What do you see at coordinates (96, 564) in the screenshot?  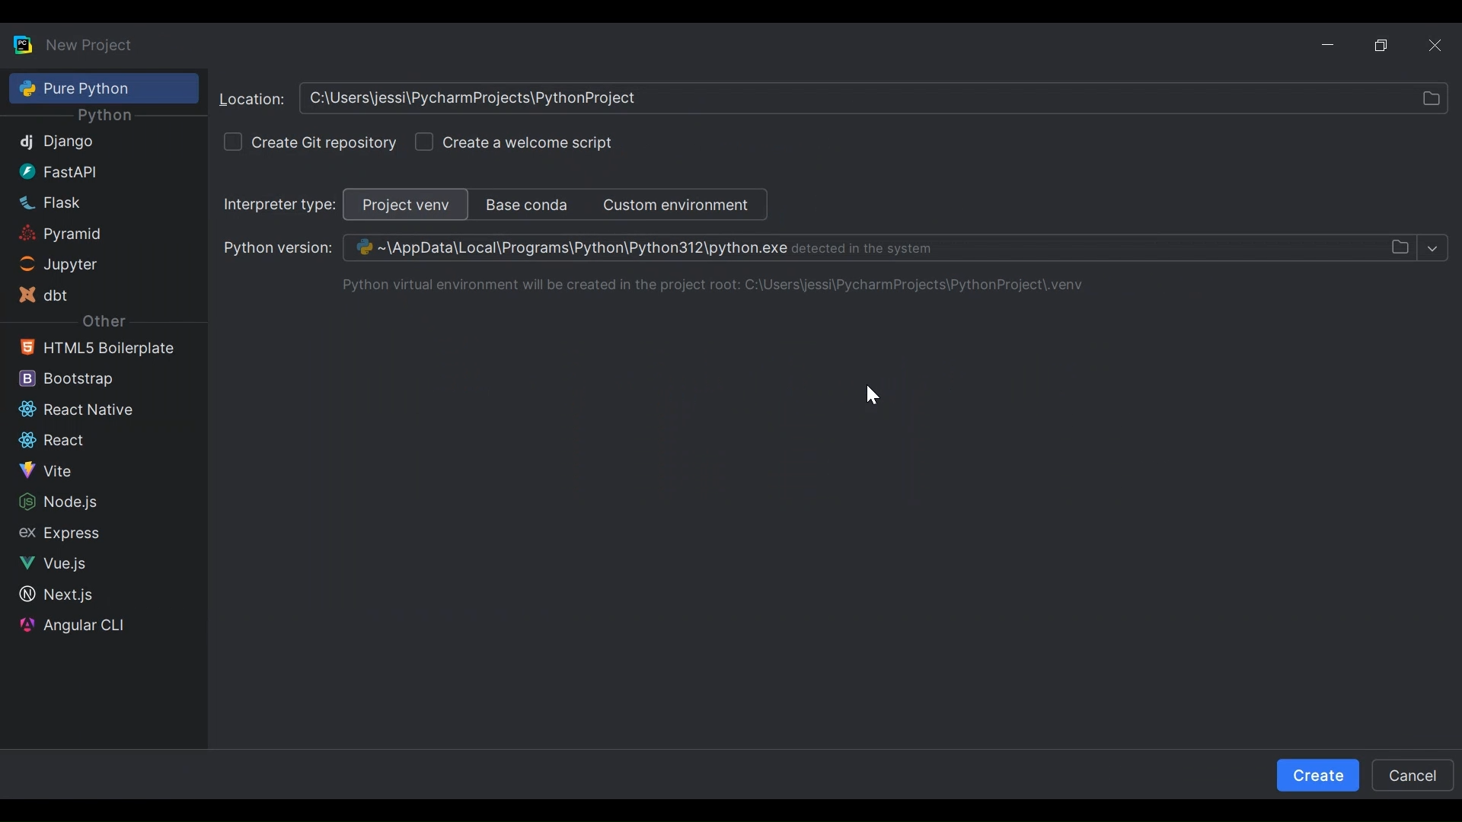 I see `Vue.js` at bounding box center [96, 564].